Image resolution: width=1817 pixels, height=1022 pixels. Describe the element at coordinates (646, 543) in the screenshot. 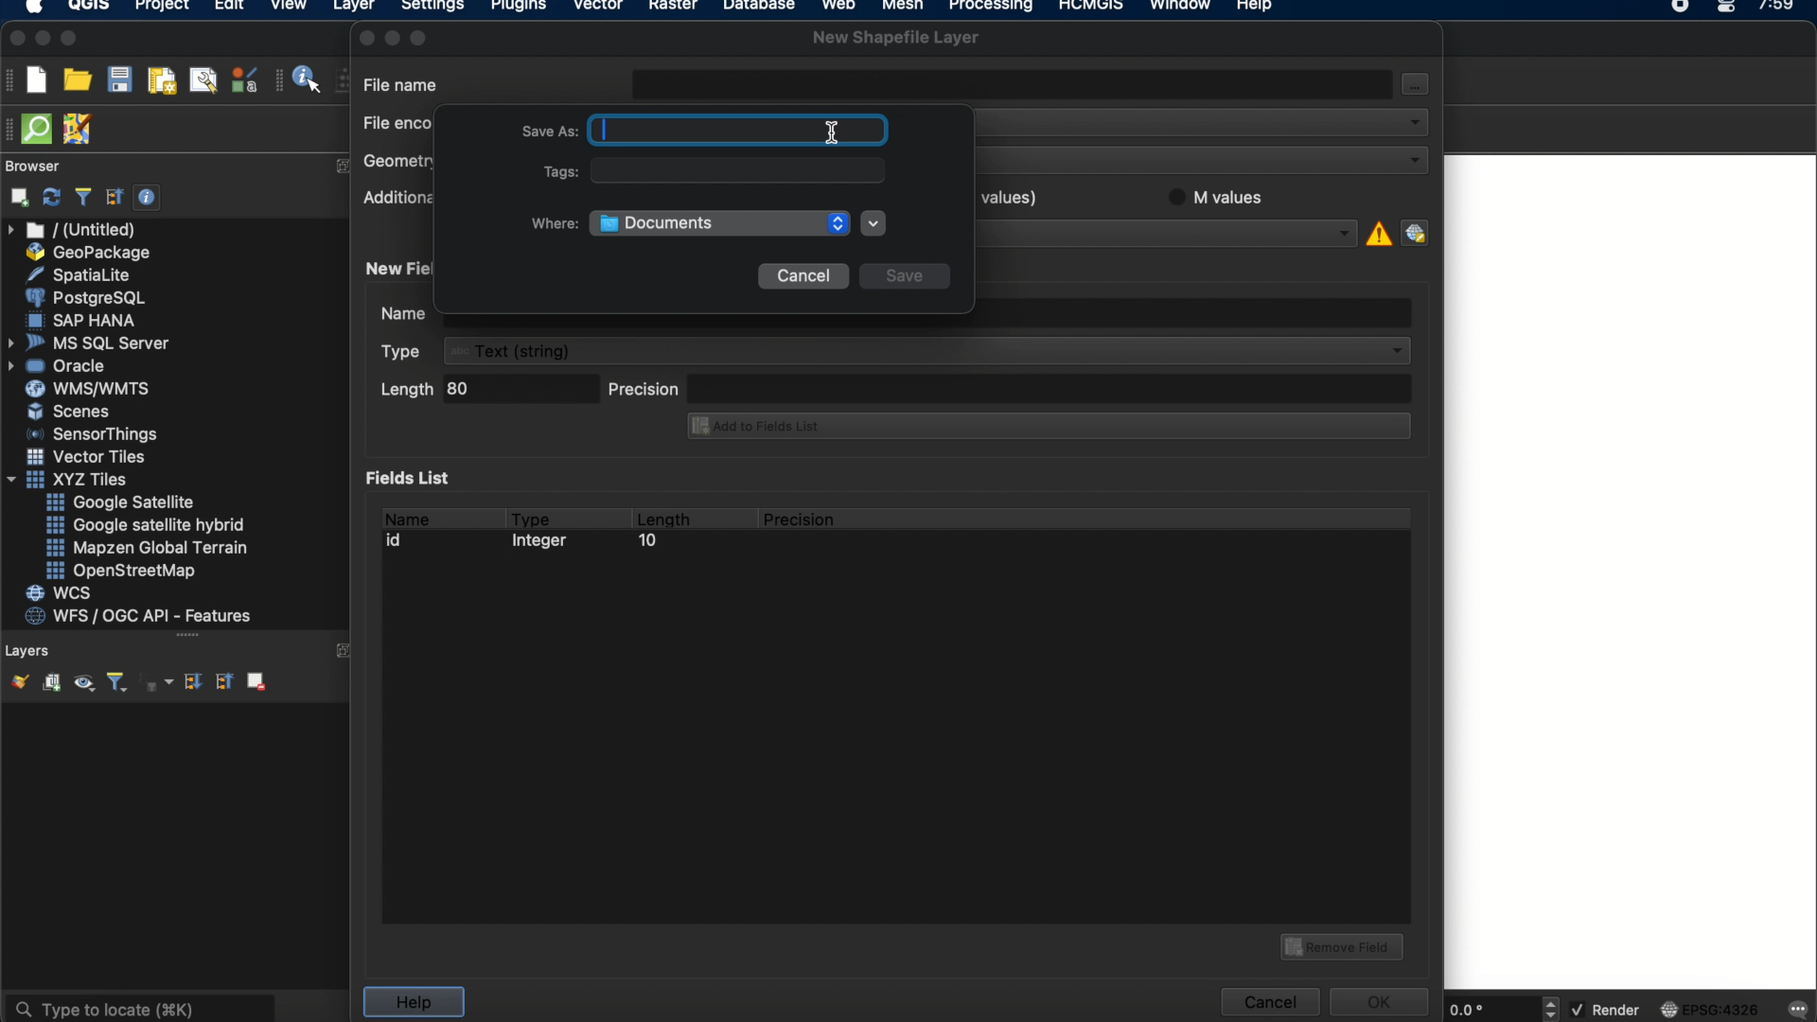

I see `10` at that location.